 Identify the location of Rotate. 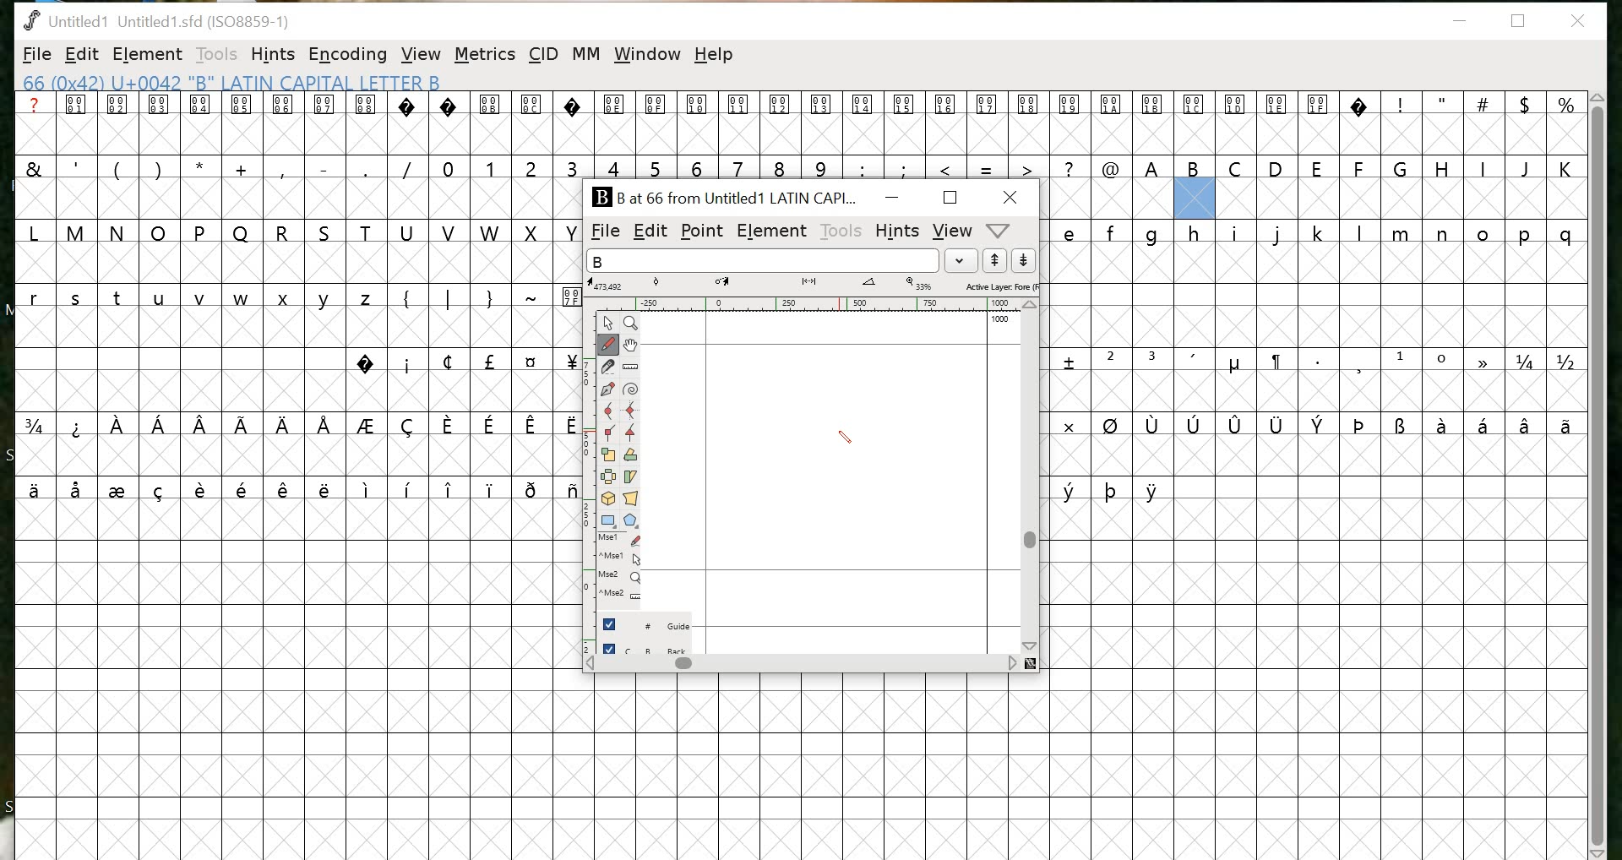
(631, 456).